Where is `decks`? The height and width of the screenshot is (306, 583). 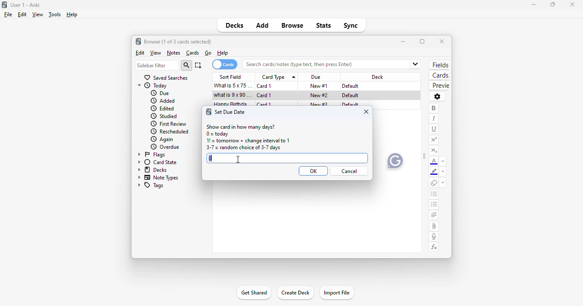
decks is located at coordinates (152, 170).